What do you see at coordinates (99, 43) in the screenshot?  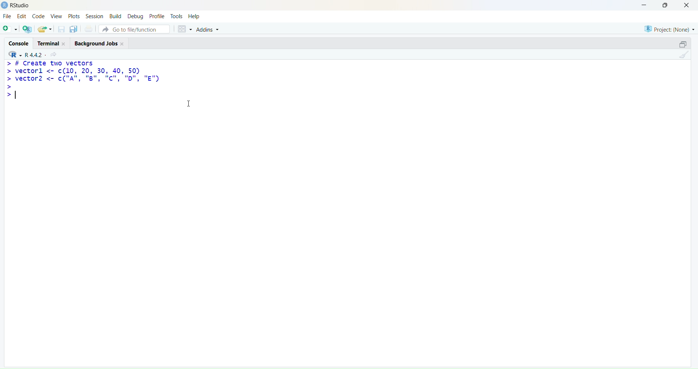 I see `Background Jobs` at bounding box center [99, 43].